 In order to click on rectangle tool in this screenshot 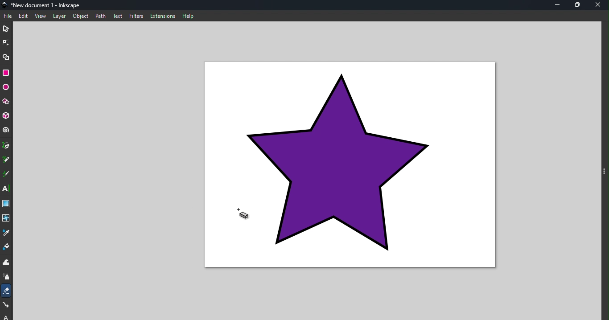, I will do `click(6, 72)`.